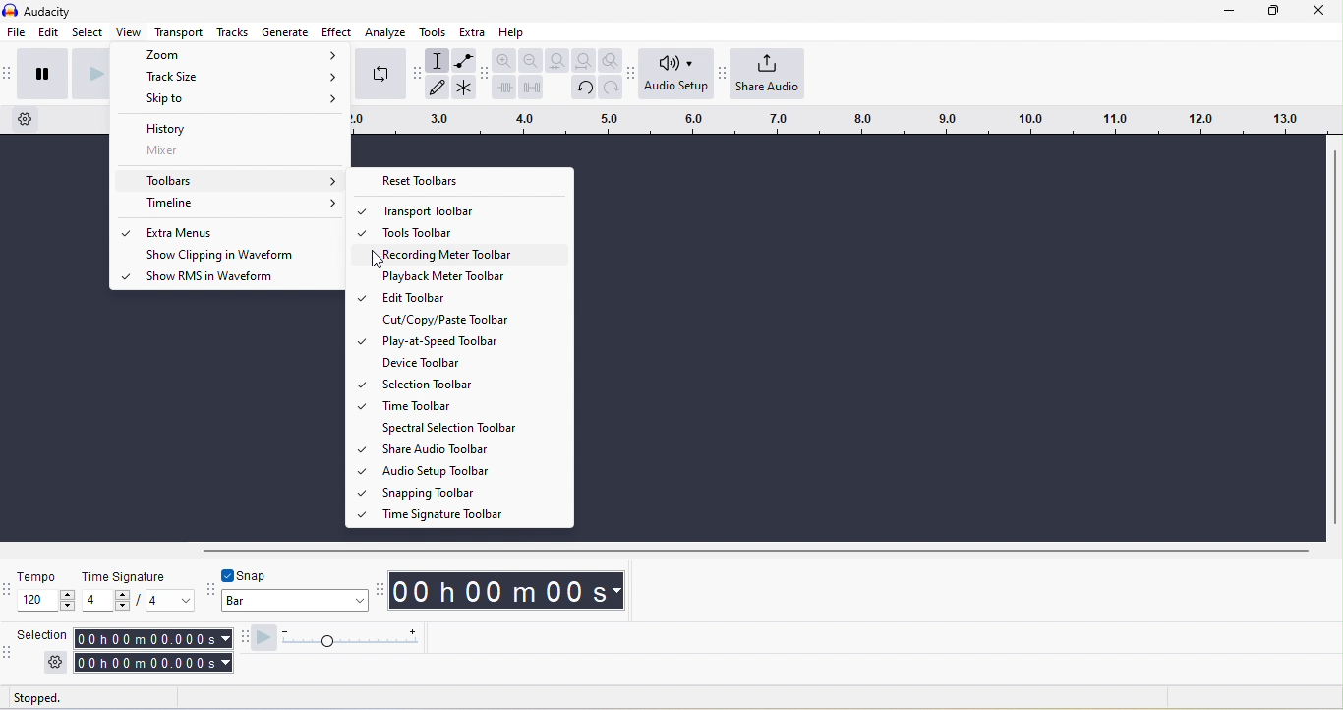 The width and height of the screenshot is (1343, 710). What do you see at coordinates (9, 75) in the screenshot?
I see `audacity transport toolbar` at bounding box center [9, 75].